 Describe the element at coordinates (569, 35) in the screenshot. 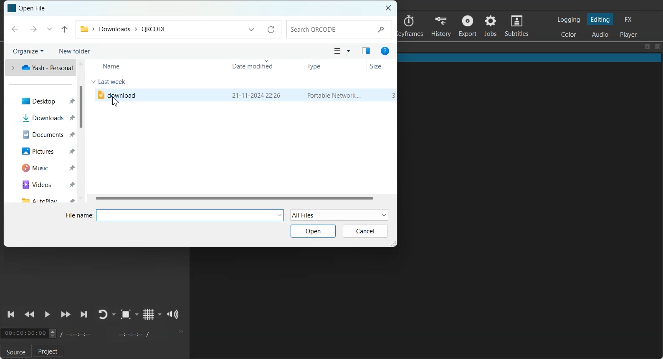

I see `Switching to color Layout` at that location.